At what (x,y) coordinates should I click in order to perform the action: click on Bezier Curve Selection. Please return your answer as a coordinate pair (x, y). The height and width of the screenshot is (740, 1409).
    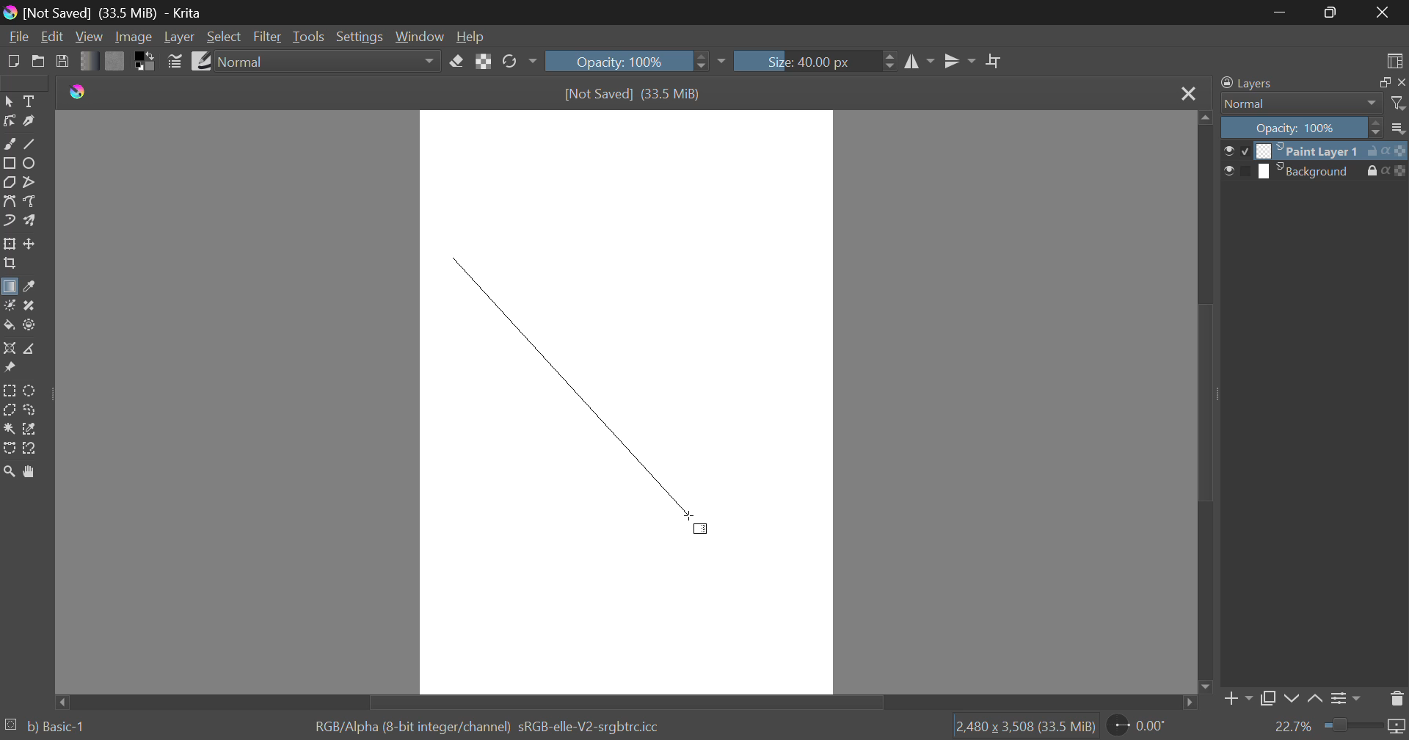
    Looking at the image, I should click on (9, 446).